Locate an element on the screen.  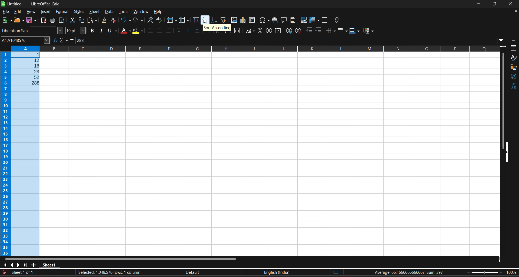
save is located at coordinates (31, 21).